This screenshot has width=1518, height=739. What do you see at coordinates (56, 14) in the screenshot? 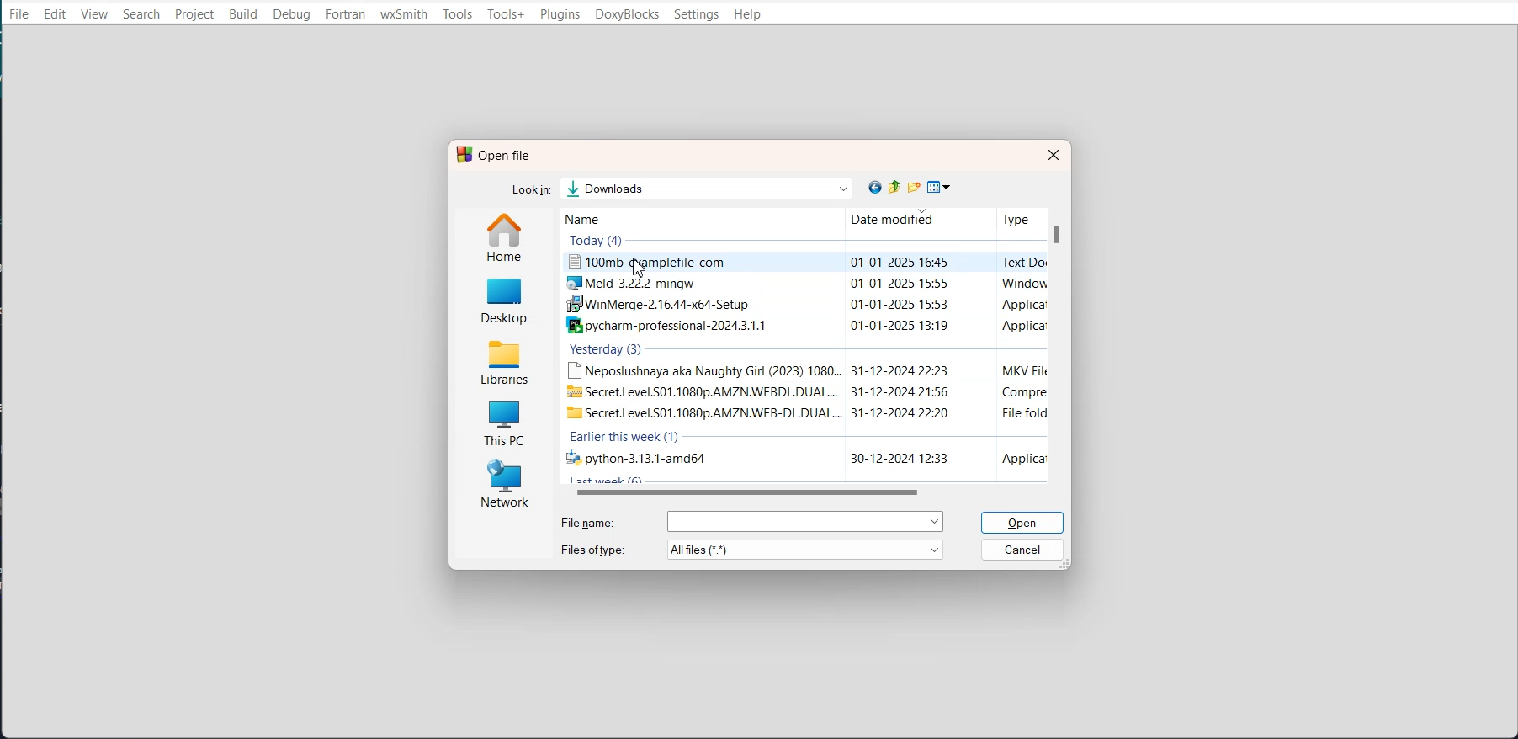
I see `Edit` at bounding box center [56, 14].